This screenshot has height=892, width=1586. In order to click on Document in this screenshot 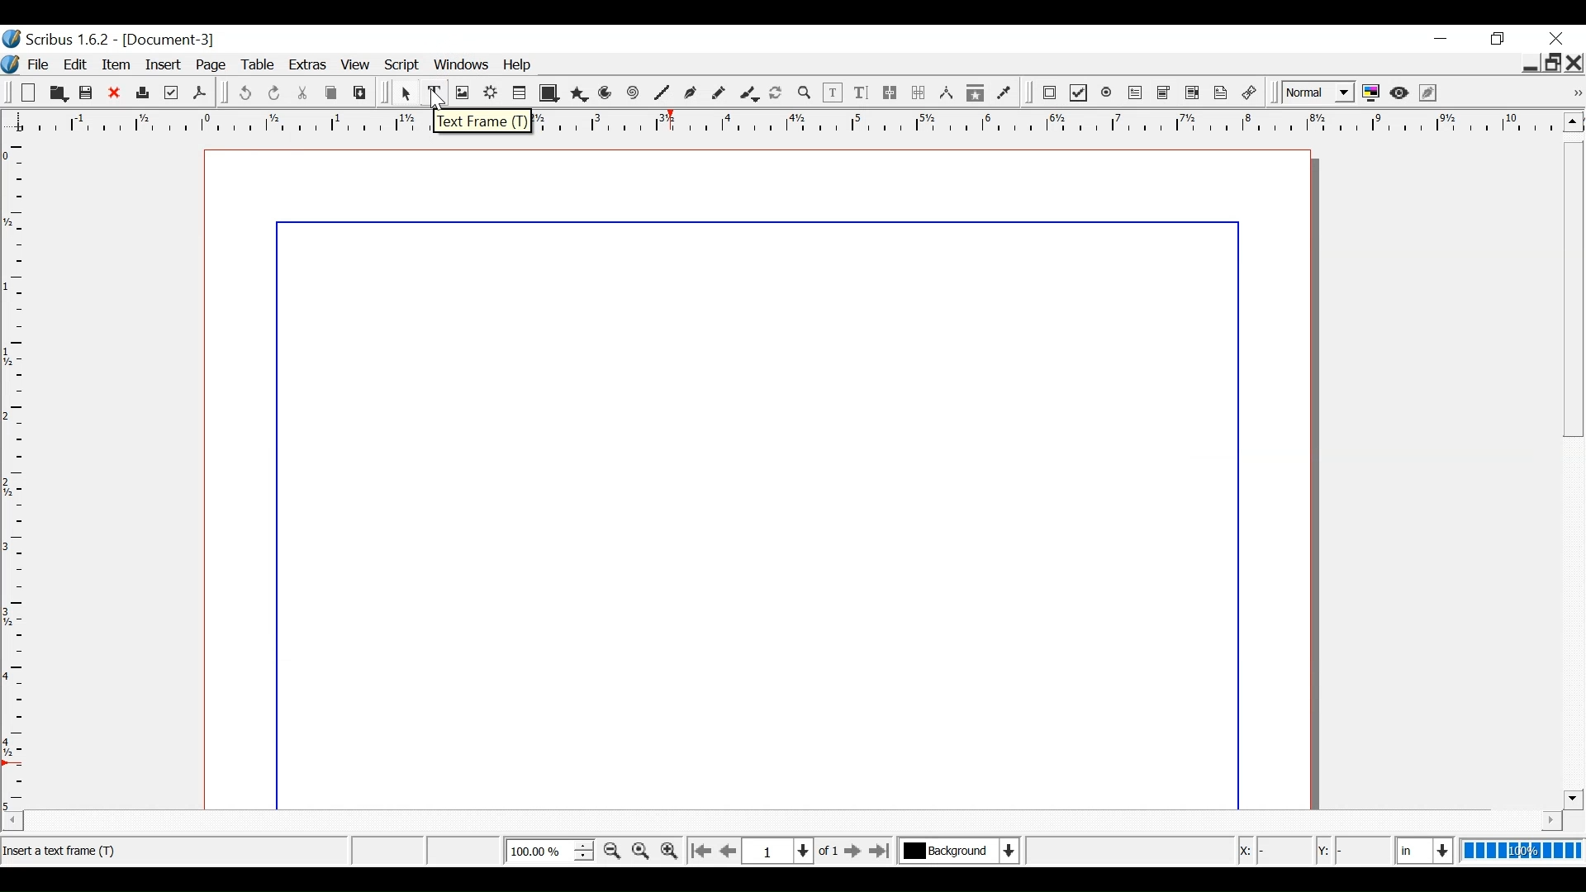, I will do `click(757, 481)`.